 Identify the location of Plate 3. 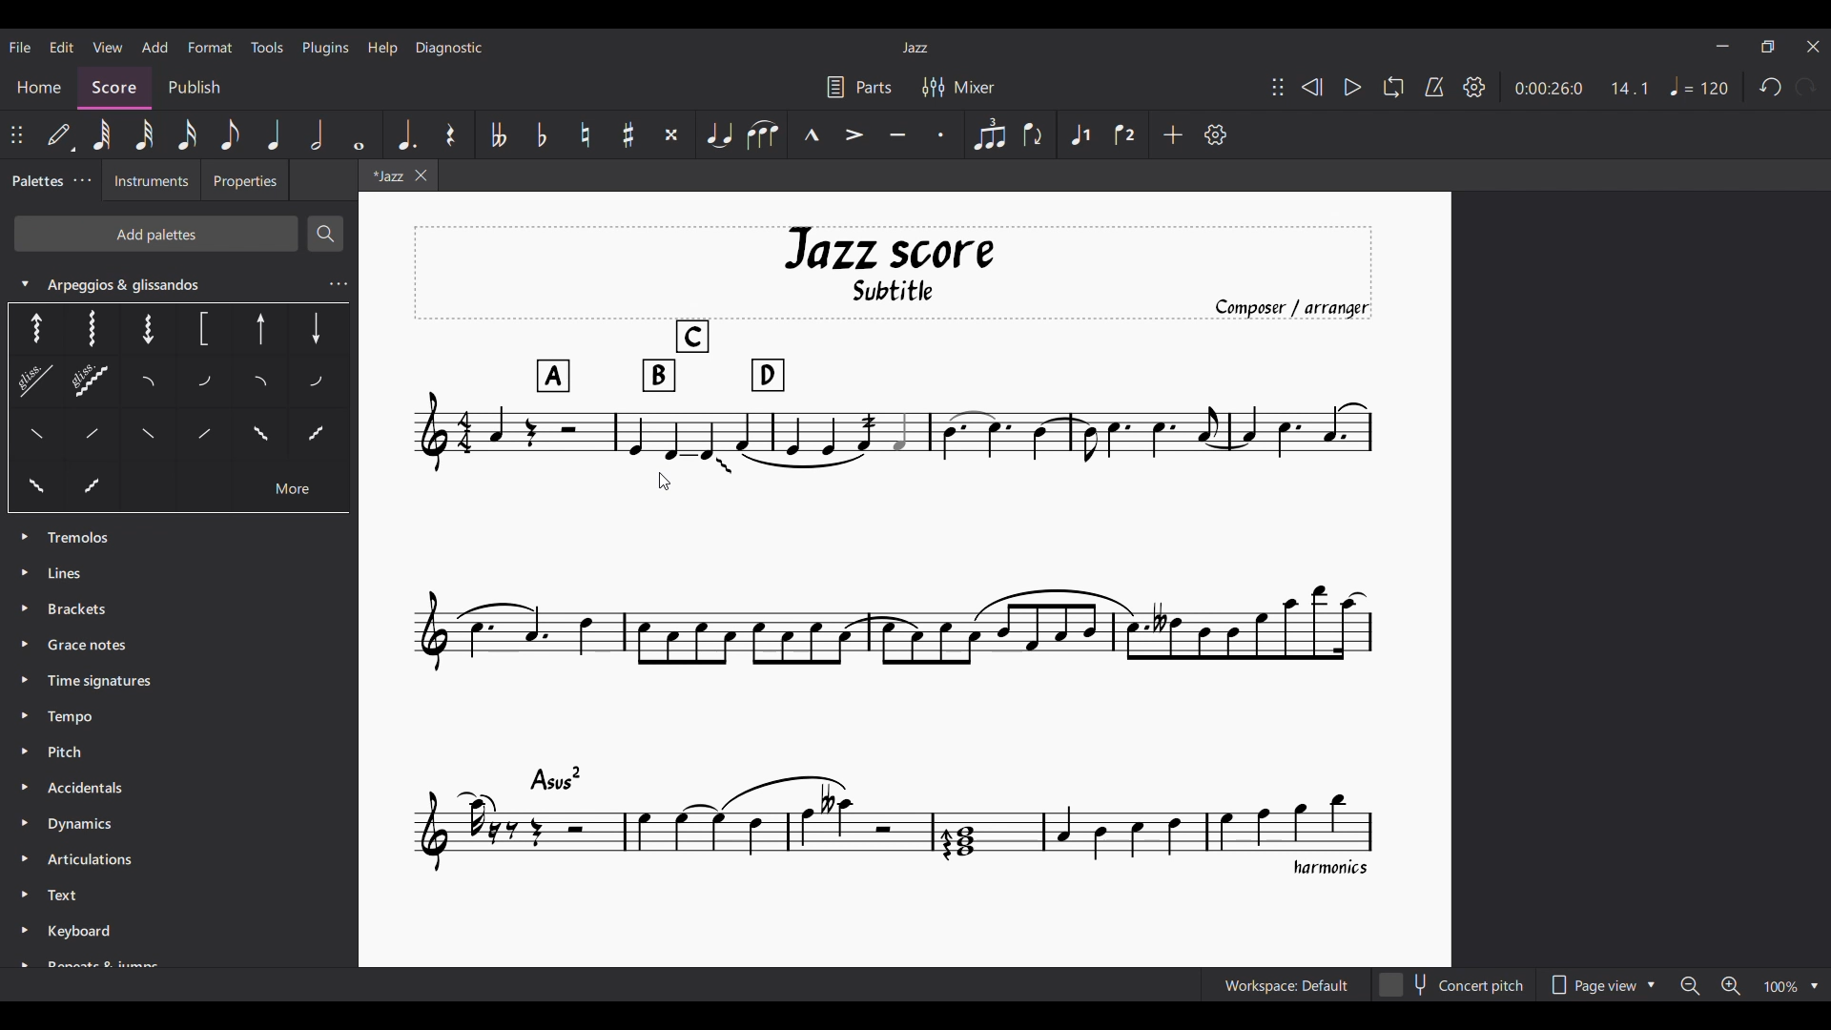
(145, 327).